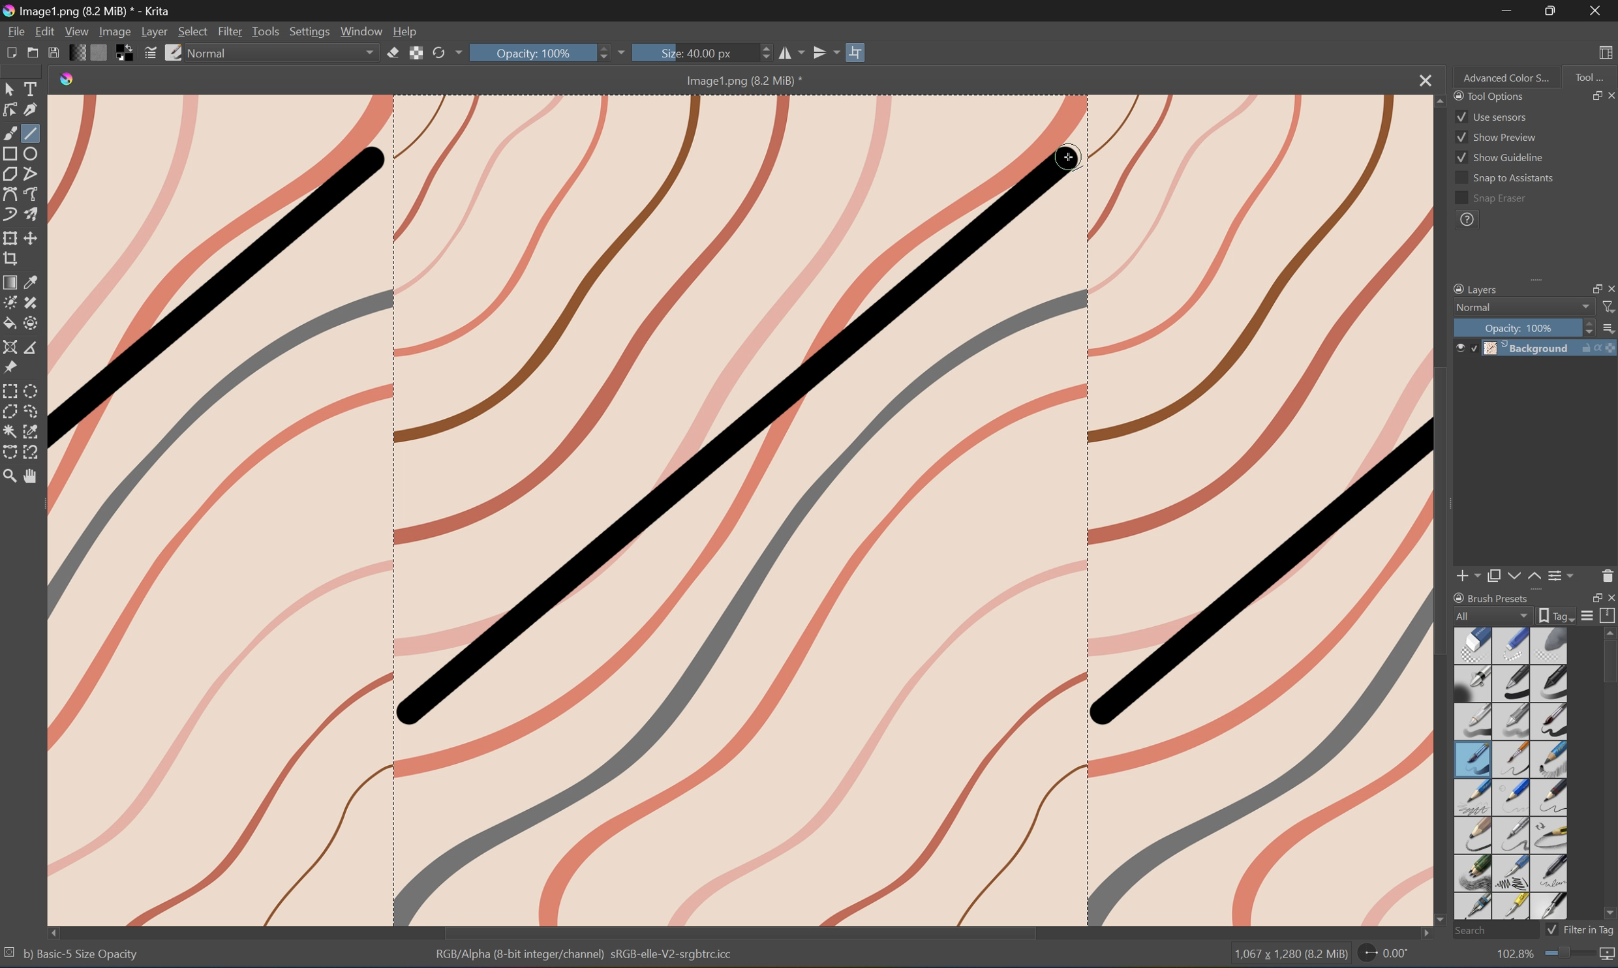  Describe the element at coordinates (125, 53) in the screenshot. I see `Swap foreground and background colors to black and white` at that location.